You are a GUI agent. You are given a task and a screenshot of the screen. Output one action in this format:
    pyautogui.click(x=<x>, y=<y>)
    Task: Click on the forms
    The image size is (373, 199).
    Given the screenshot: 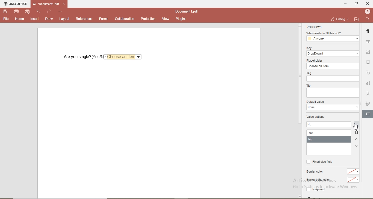 What is the action you would take?
    pyautogui.click(x=103, y=19)
    